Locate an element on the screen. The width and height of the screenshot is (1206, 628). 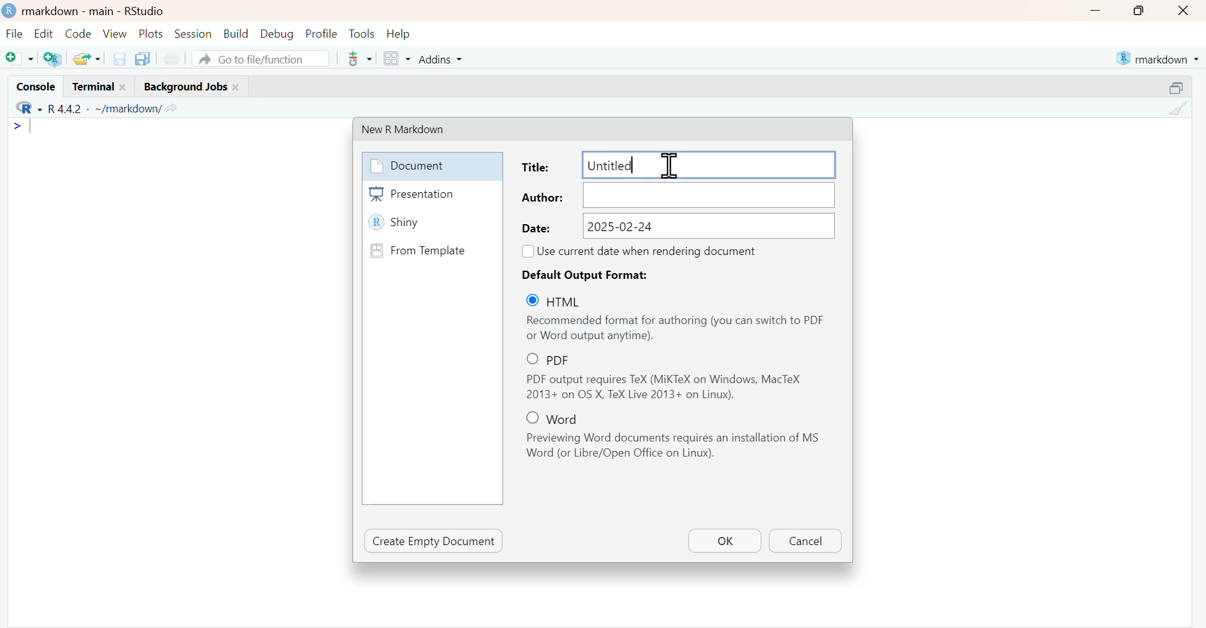
Code is located at coordinates (78, 34).